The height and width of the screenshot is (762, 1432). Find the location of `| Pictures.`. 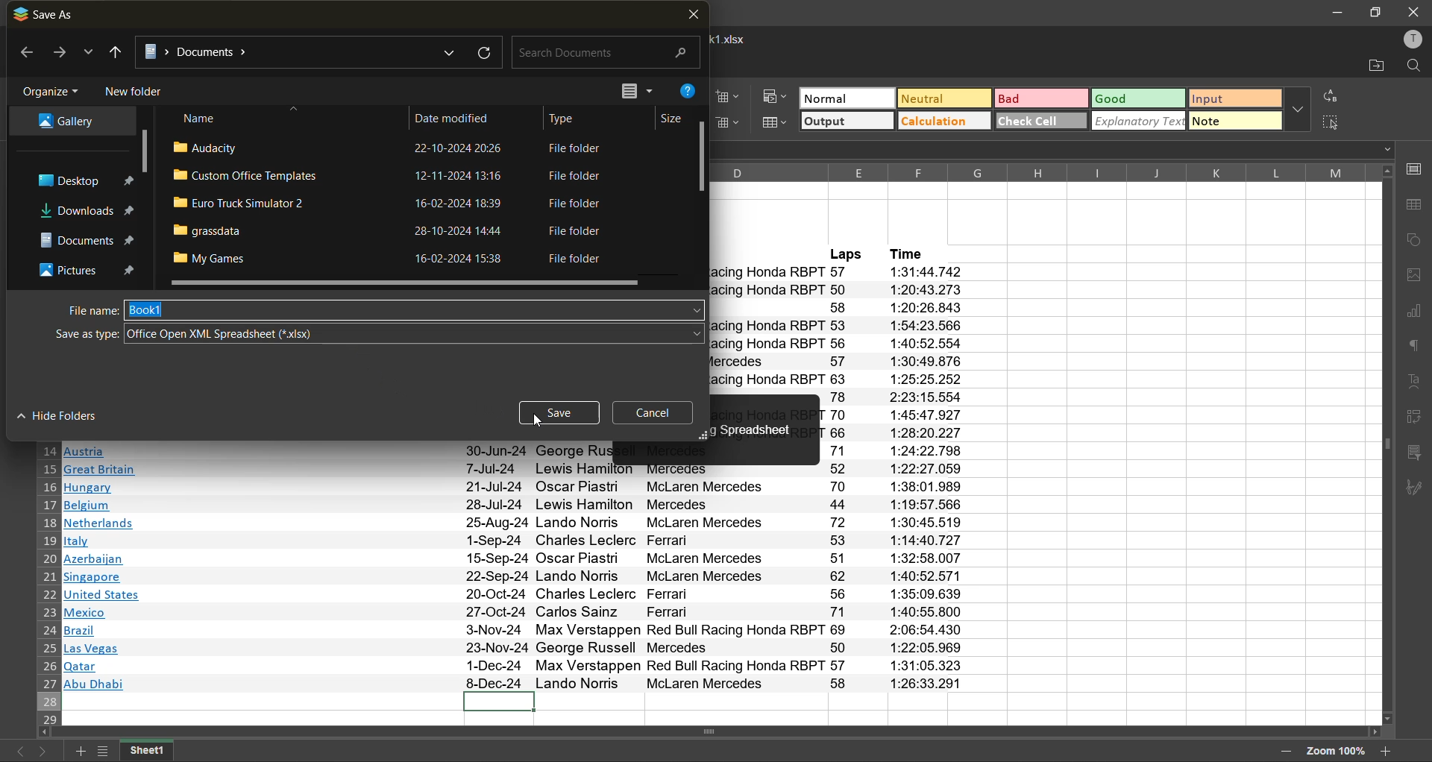

| Pictures. is located at coordinates (89, 271).